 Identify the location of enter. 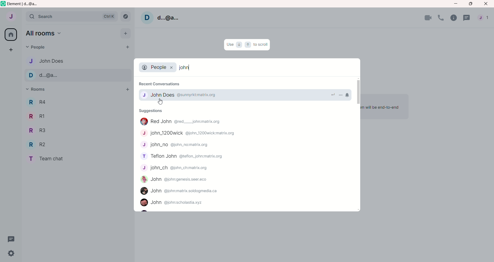
(331, 94).